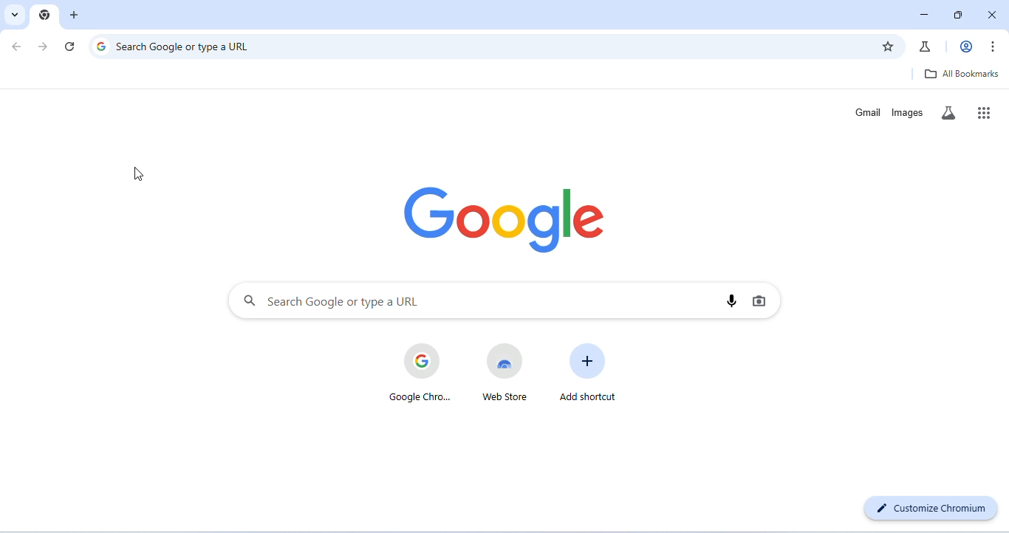 This screenshot has height=533, width=1009. I want to click on go forward, so click(45, 47).